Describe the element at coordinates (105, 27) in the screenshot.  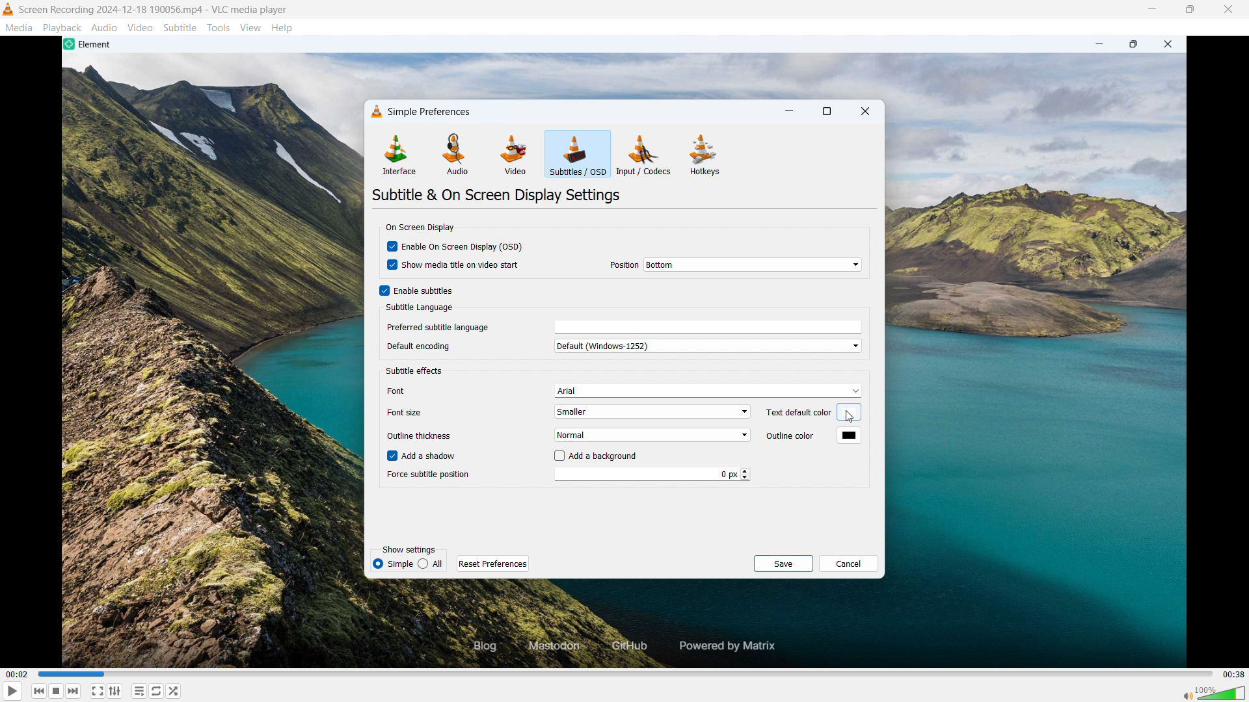
I see `Audio ` at that location.